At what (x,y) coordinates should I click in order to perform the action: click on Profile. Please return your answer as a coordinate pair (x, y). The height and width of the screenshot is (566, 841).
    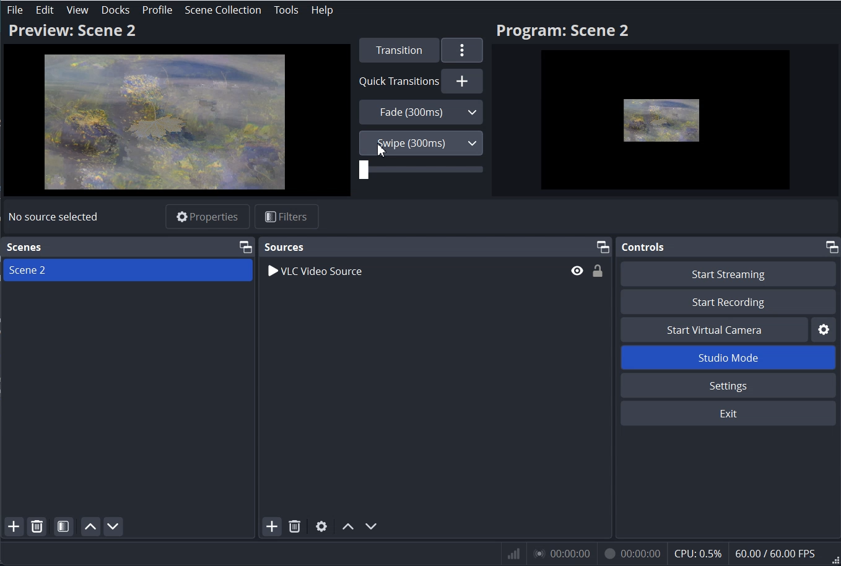
    Looking at the image, I should click on (157, 11).